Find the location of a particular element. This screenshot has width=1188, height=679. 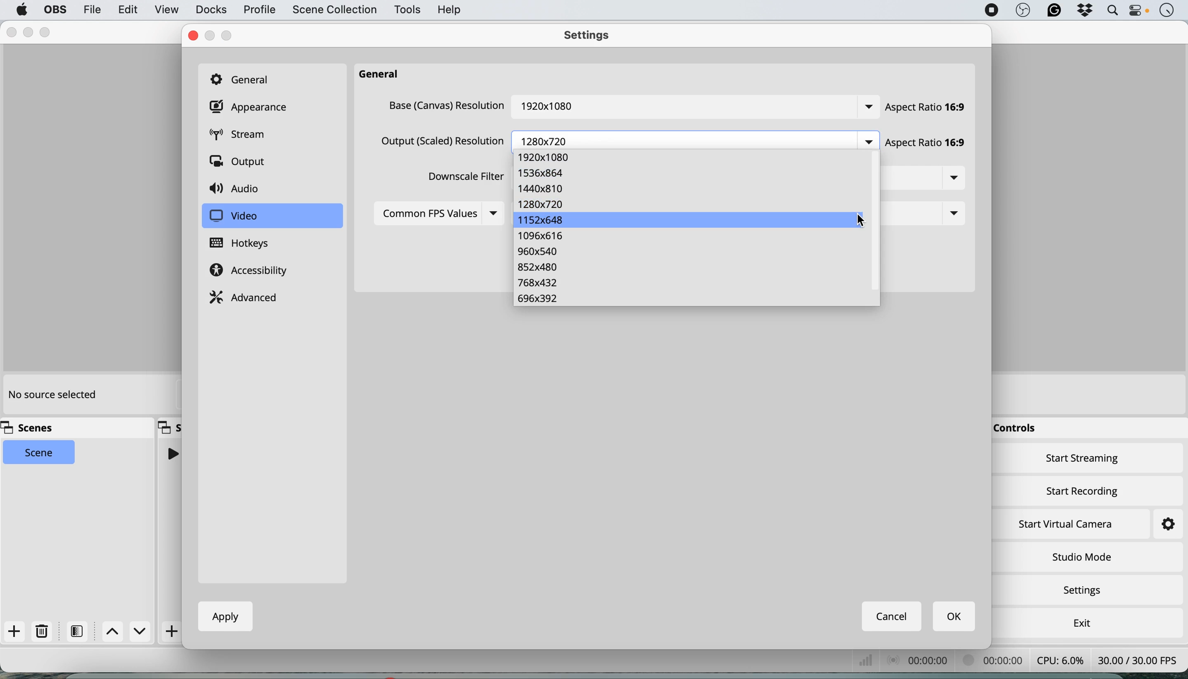

768x432 is located at coordinates (538, 284).